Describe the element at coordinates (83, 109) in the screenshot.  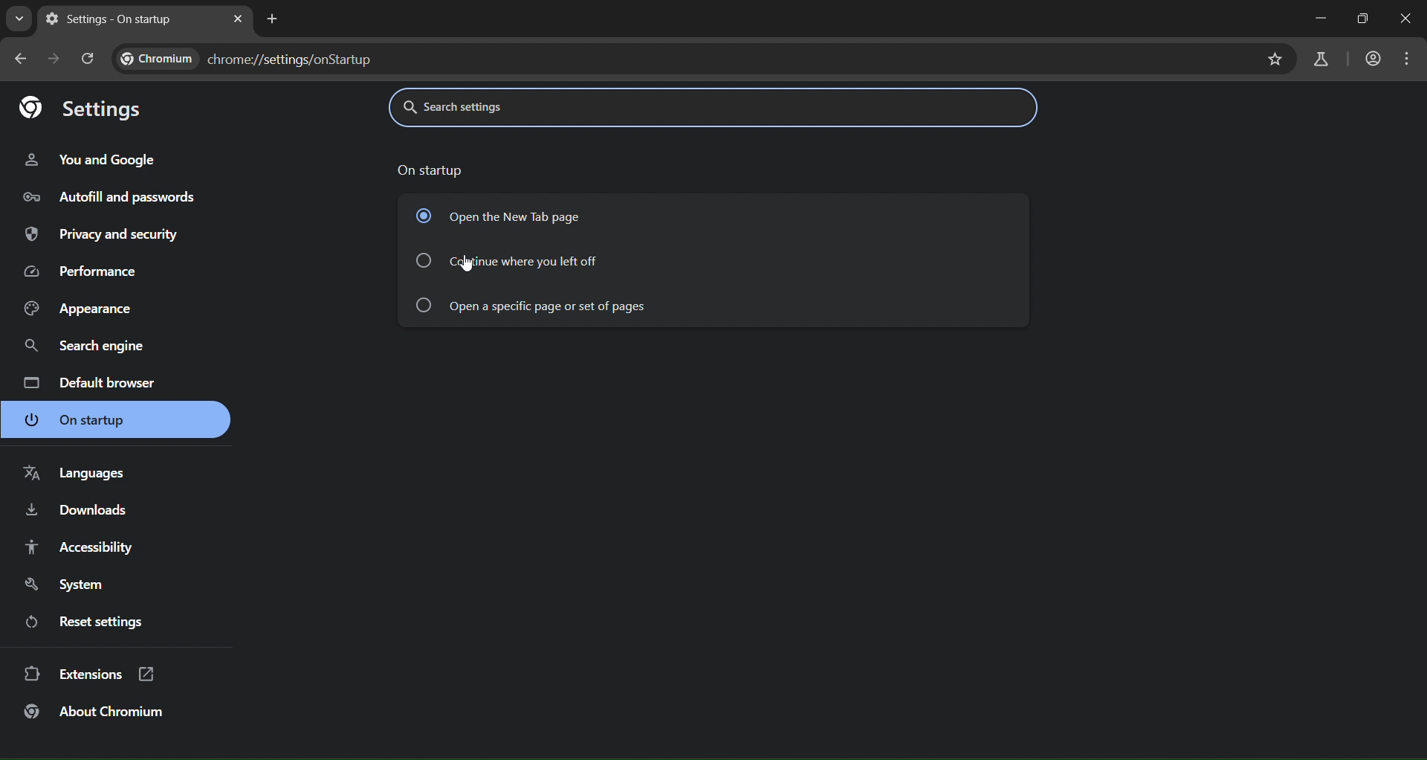
I see `settings` at that location.